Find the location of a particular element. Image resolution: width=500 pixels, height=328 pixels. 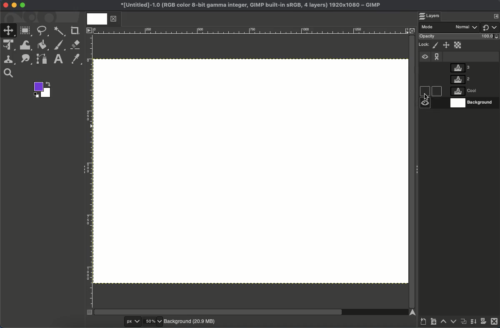

Background Visible is located at coordinates (251, 170).